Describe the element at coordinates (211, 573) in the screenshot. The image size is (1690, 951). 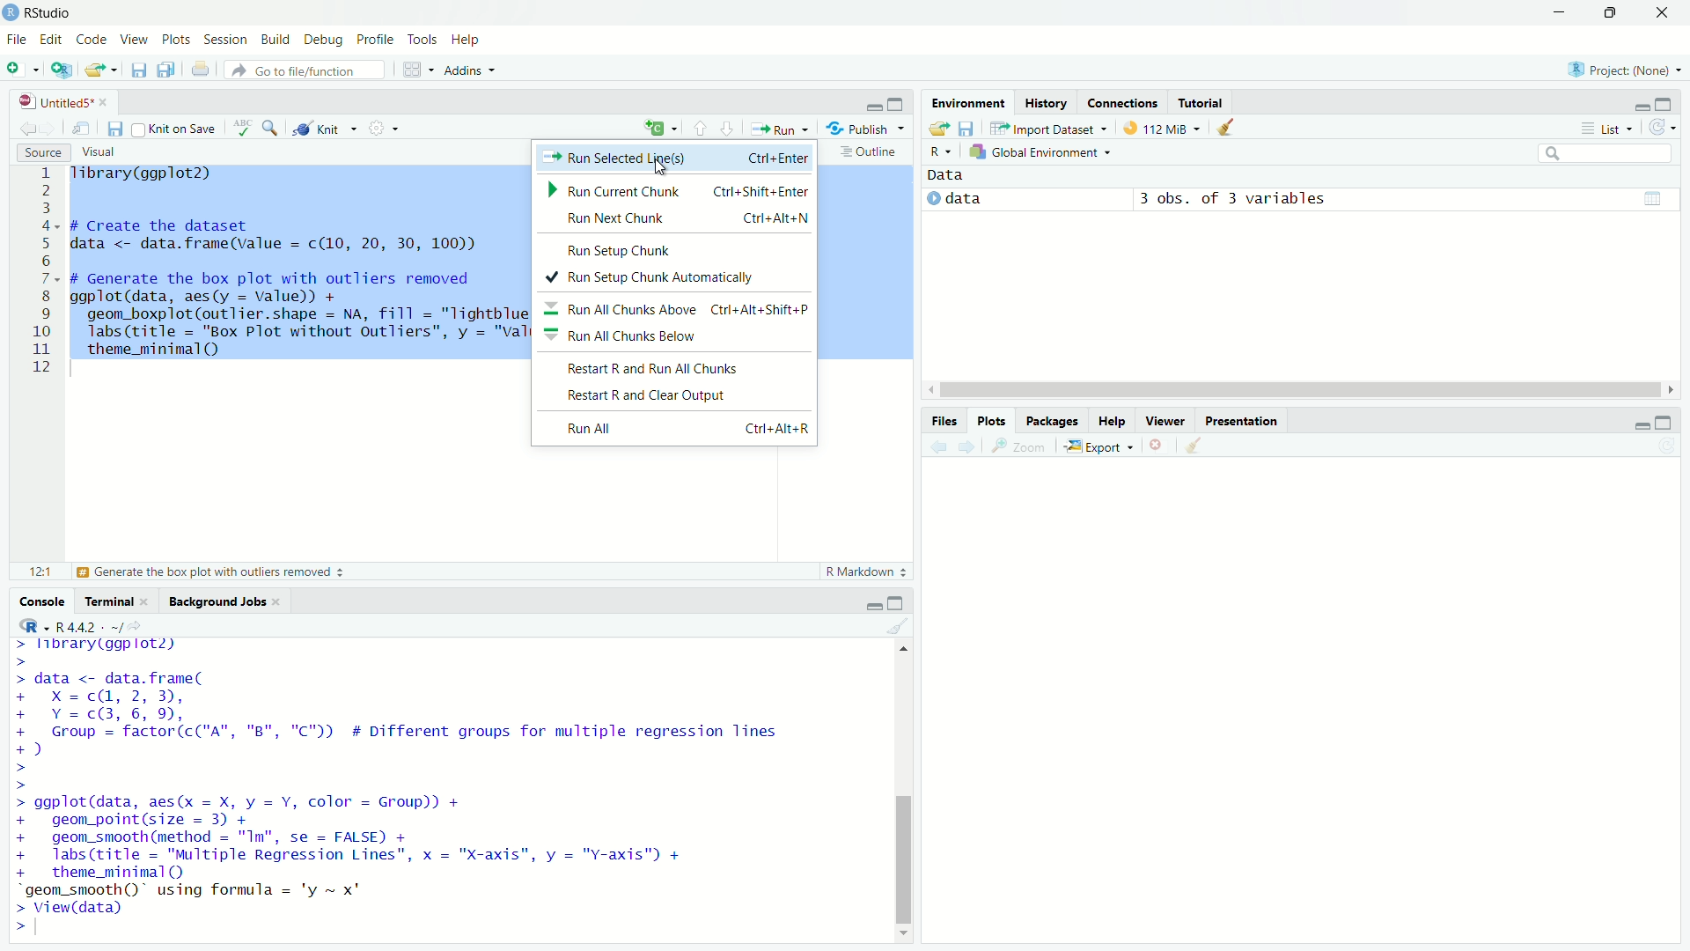
I see `| Generate the box plot with outliers removed +` at that location.